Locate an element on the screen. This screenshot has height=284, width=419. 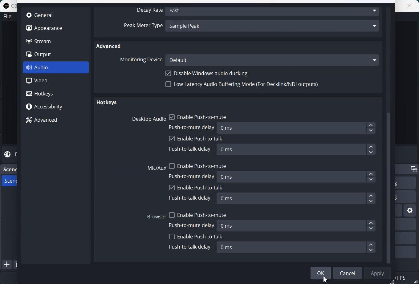
Audio is located at coordinates (56, 67).